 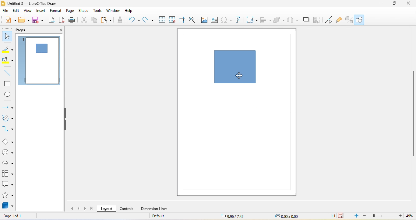 What do you see at coordinates (91, 209) in the screenshot?
I see `last page` at bounding box center [91, 209].